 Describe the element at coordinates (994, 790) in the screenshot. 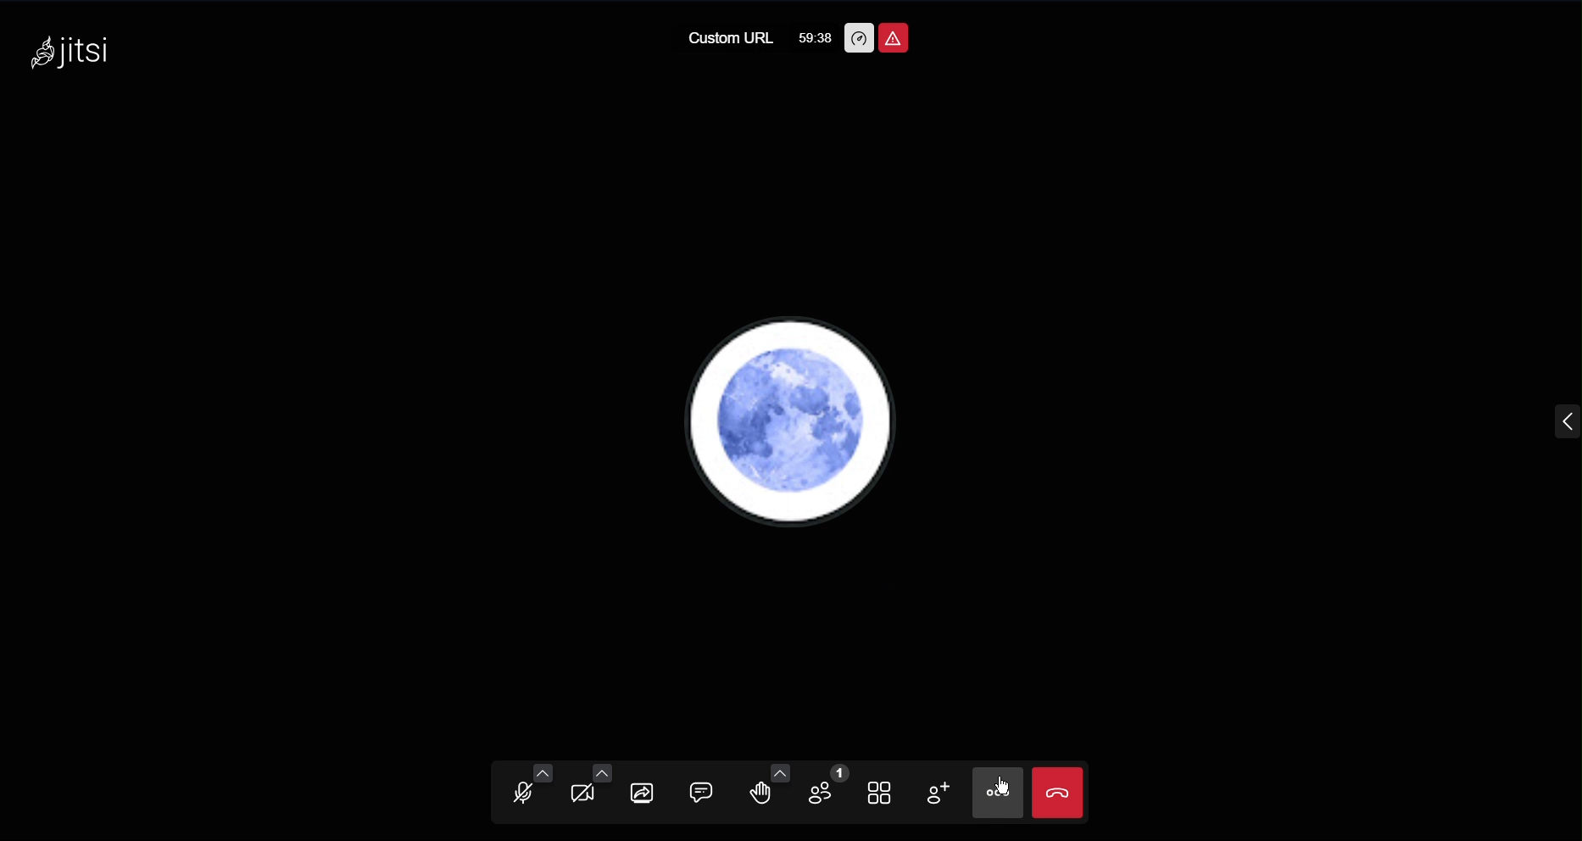

I see `More` at that location.